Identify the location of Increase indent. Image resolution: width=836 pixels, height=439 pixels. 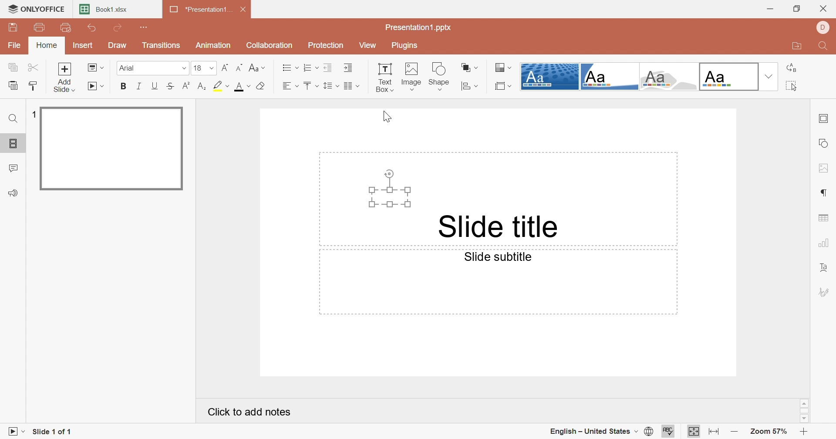
(349, 69).